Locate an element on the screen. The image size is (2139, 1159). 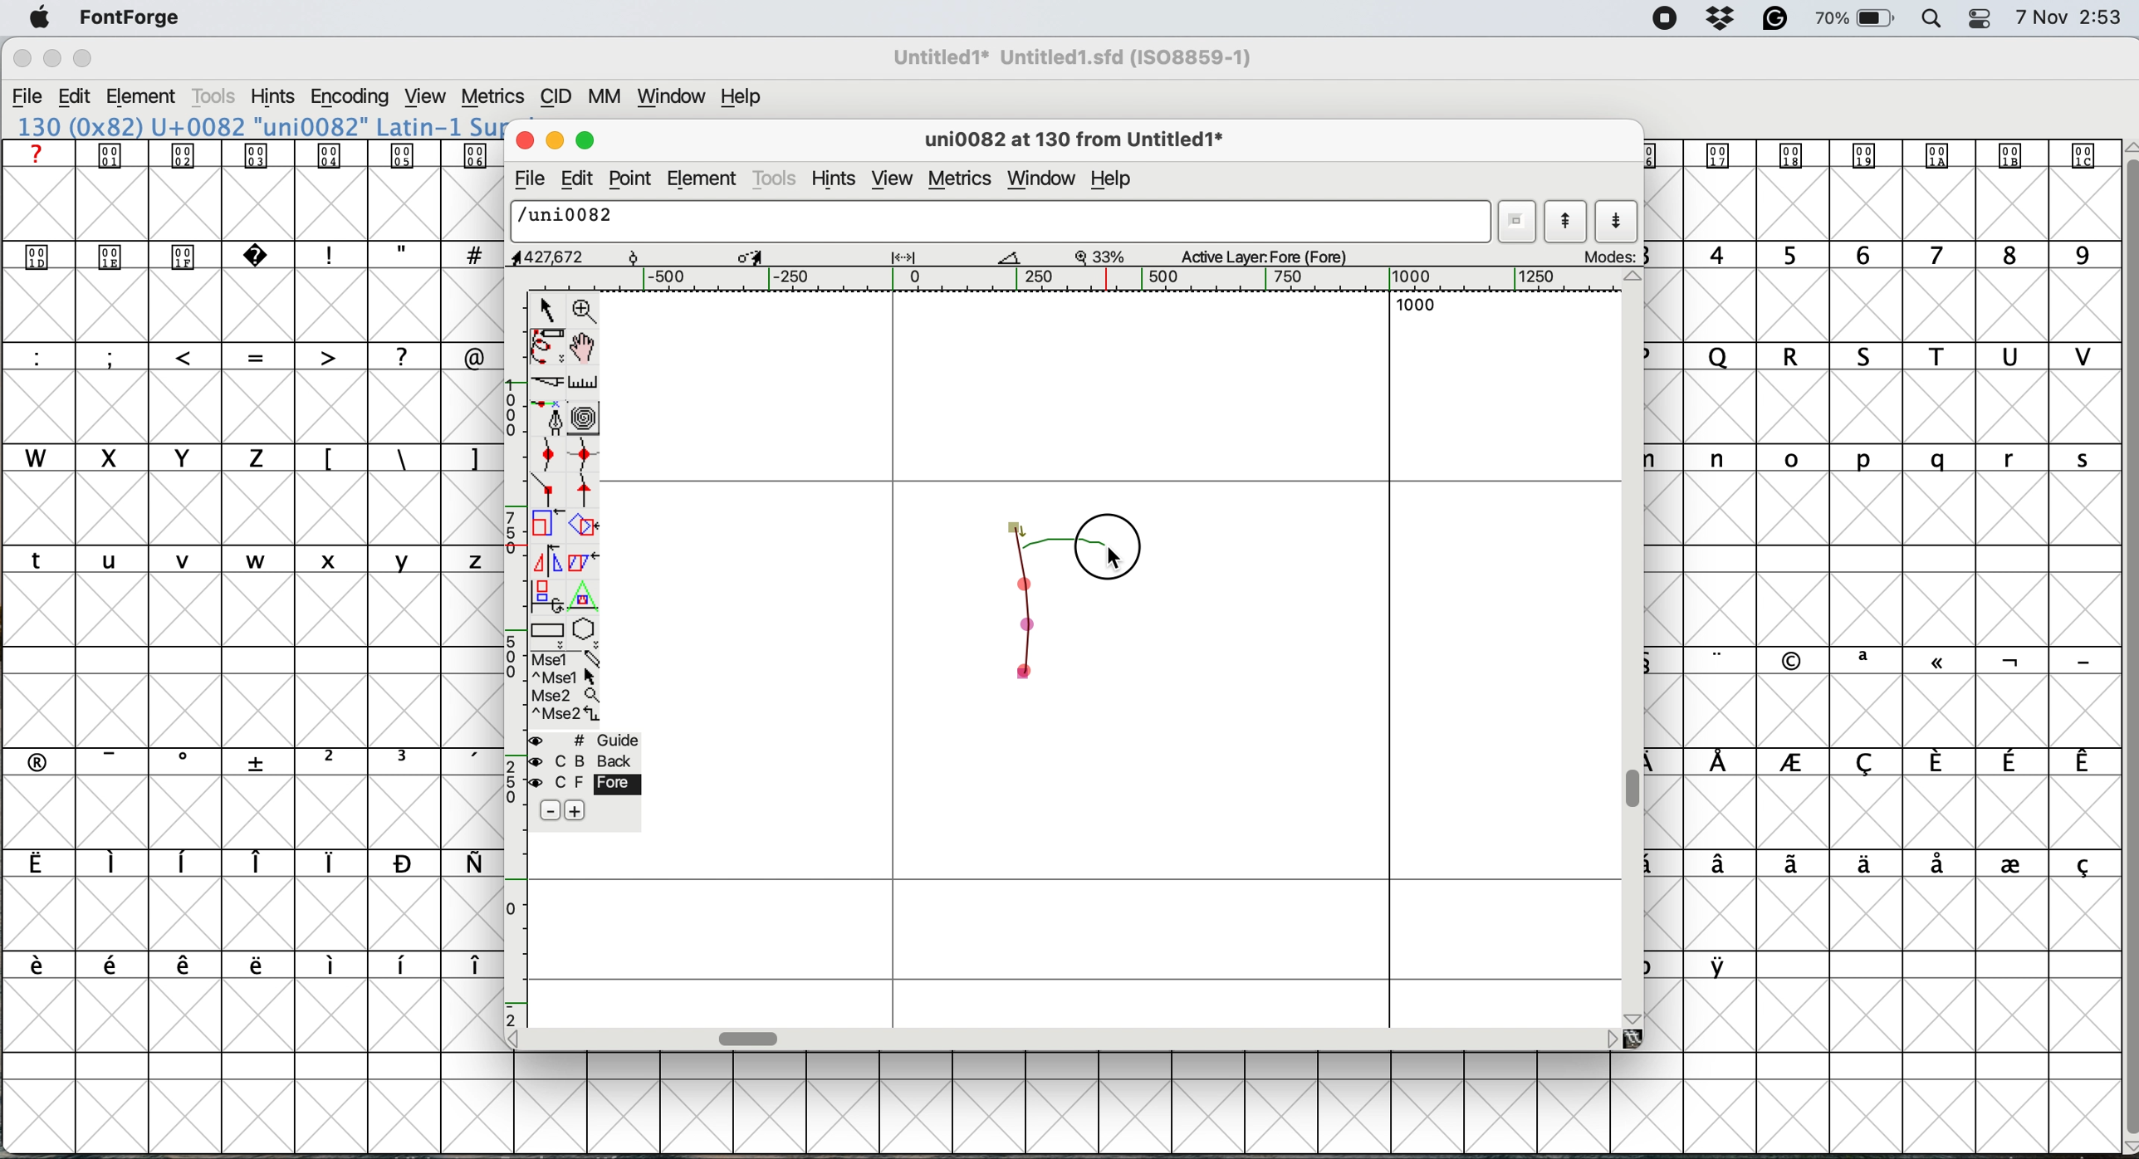
close is located at coordinates (525, 141).